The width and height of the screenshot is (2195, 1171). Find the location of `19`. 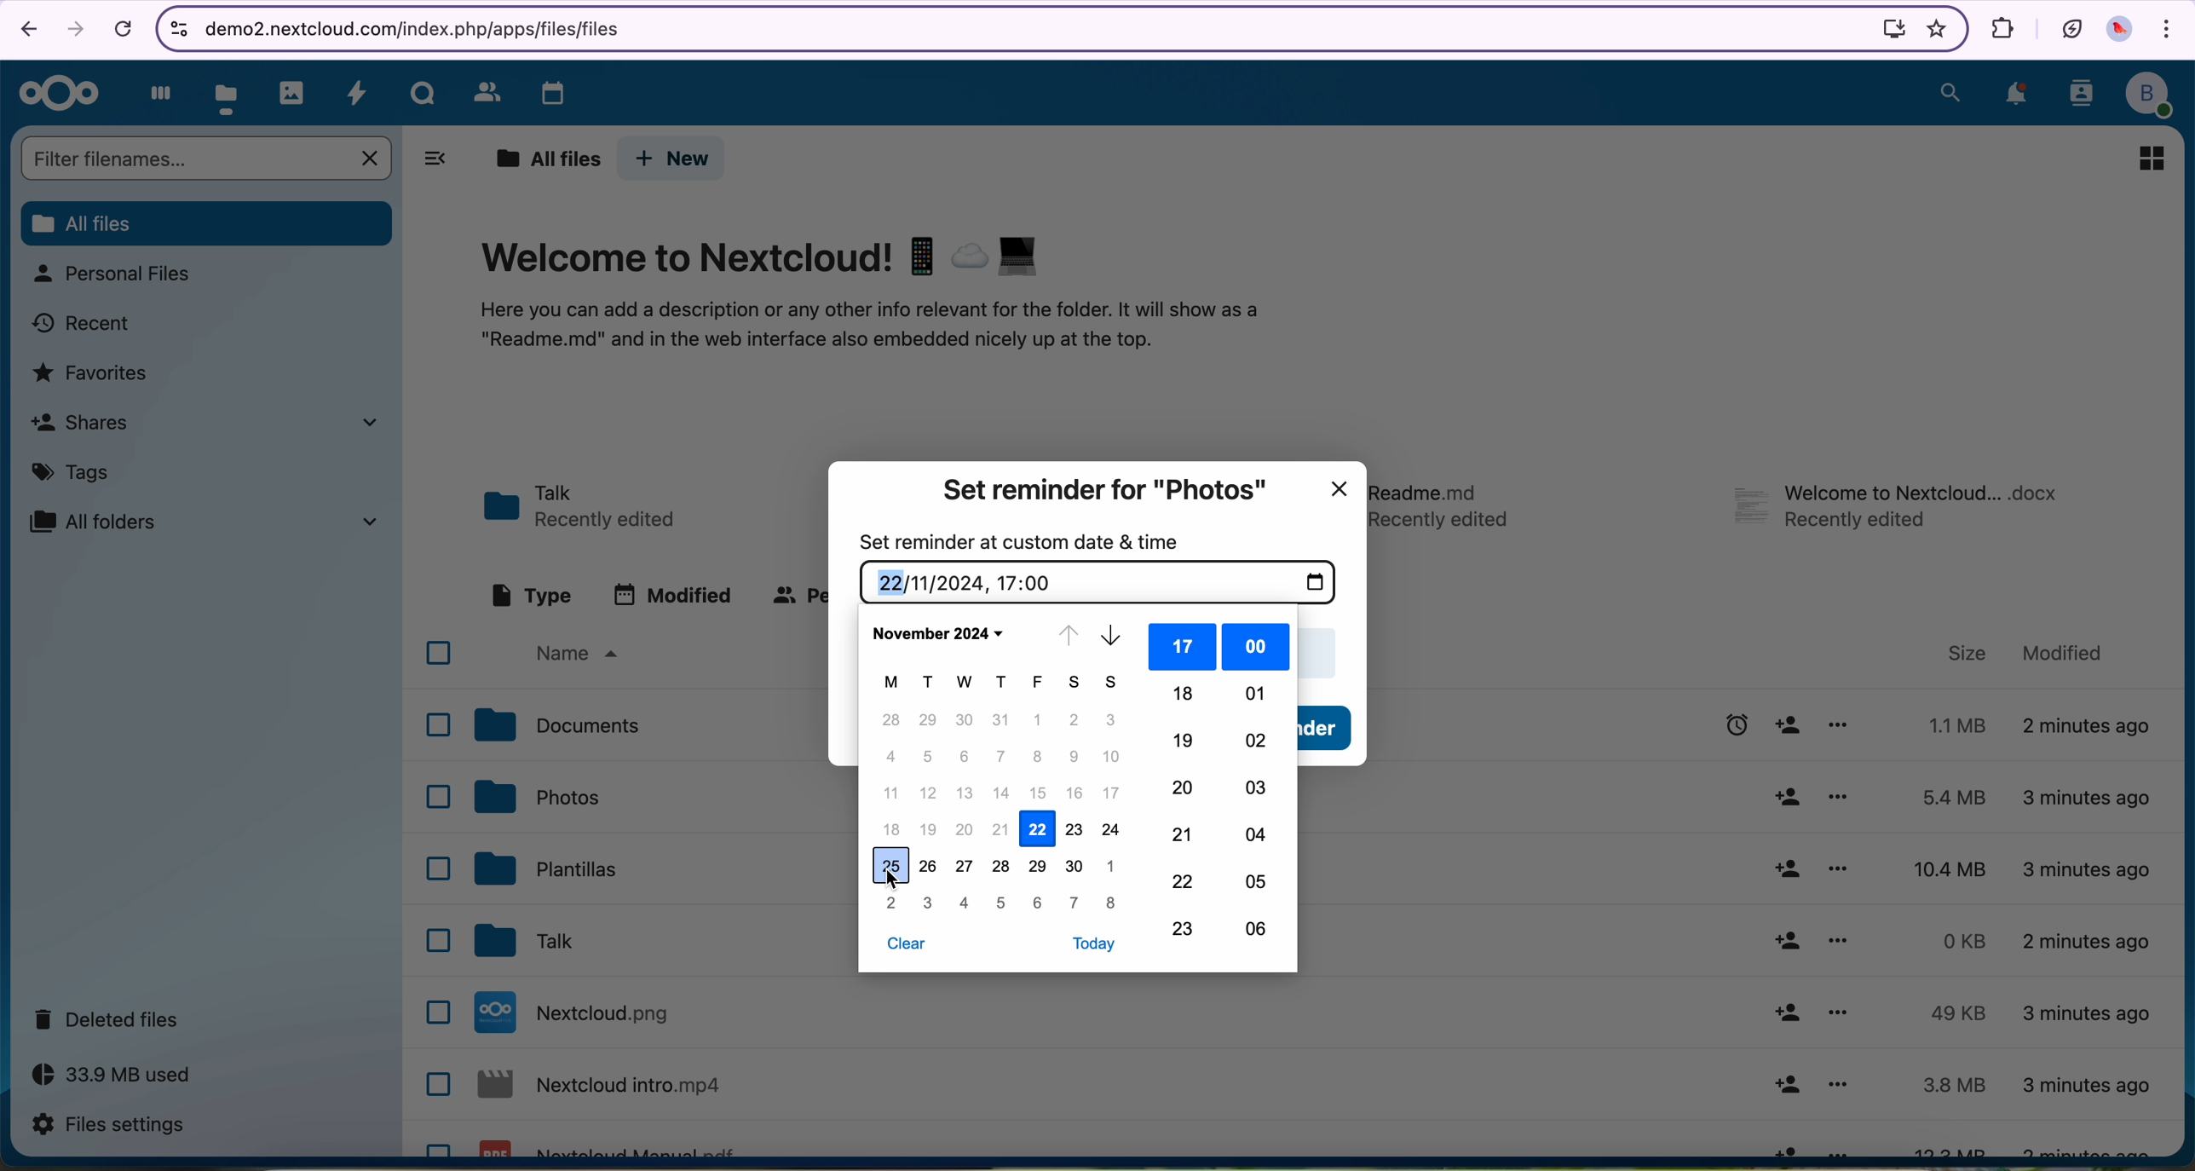

19 is located at coordinates (1185, 741).